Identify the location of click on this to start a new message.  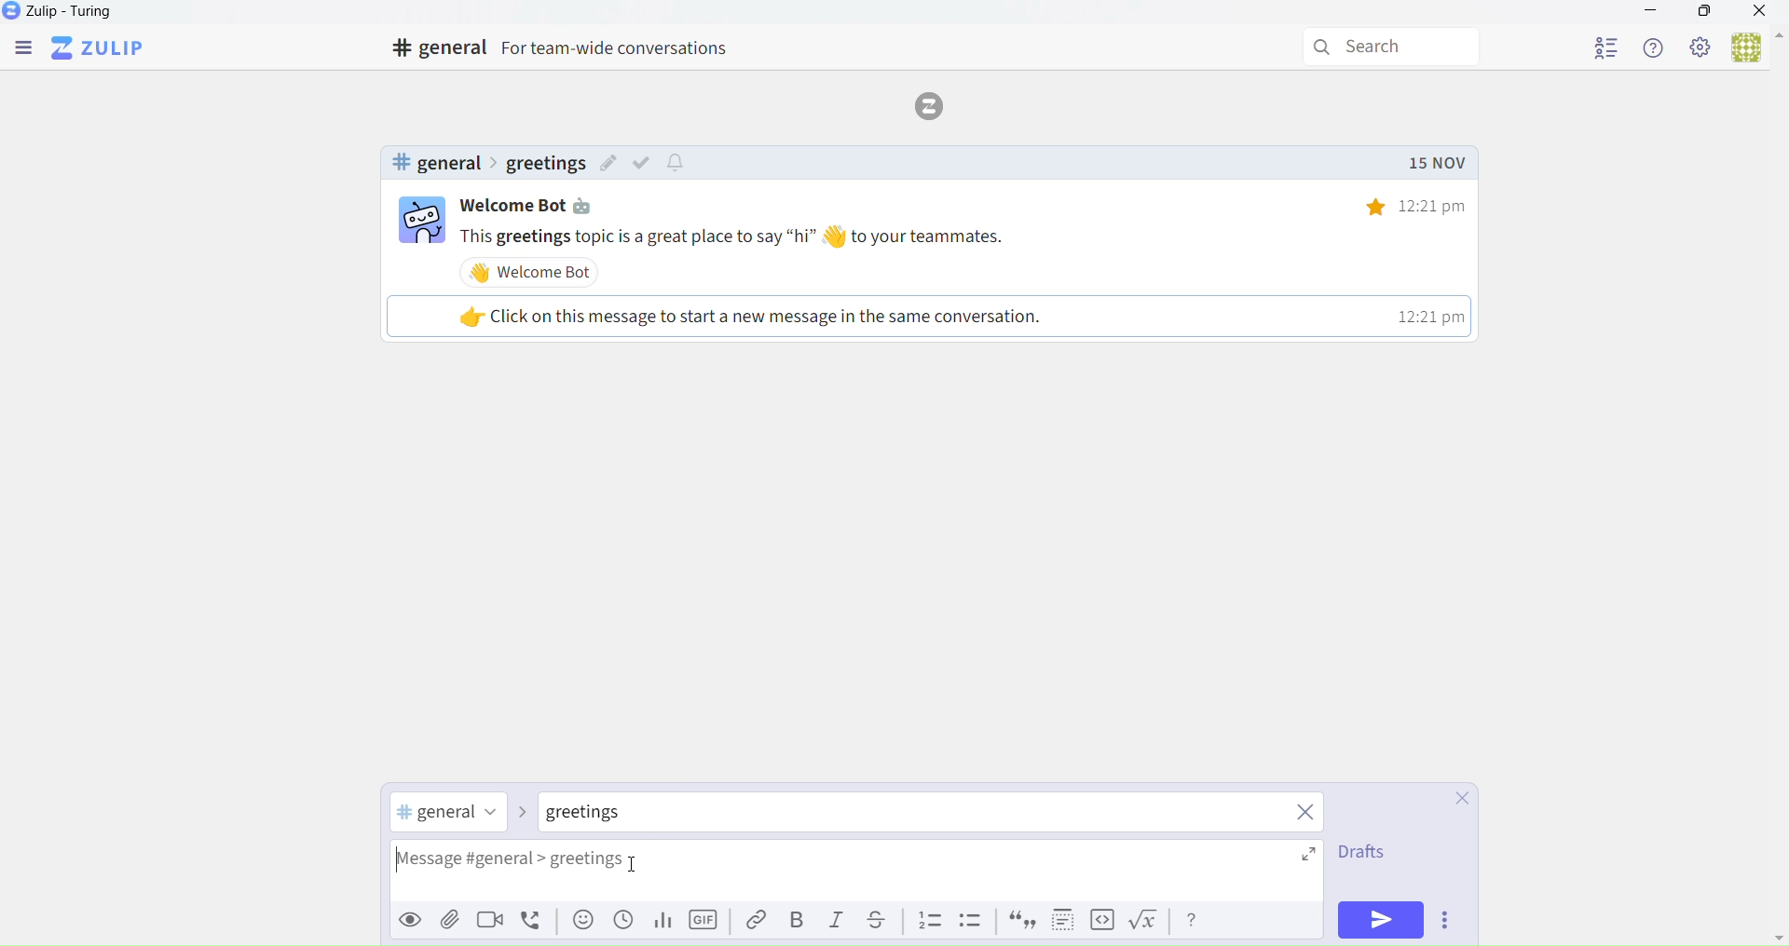
(925, 316).